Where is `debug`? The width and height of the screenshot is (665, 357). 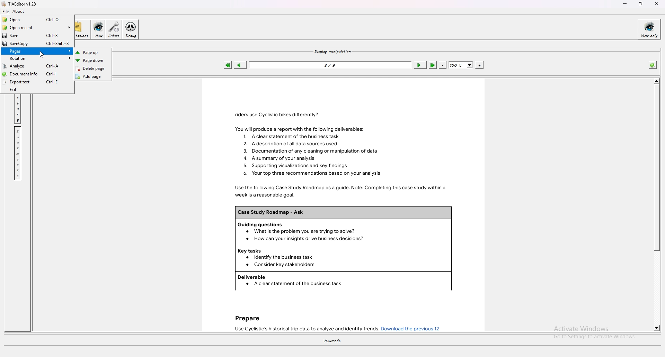 debug is located at coordinates (131, 29).